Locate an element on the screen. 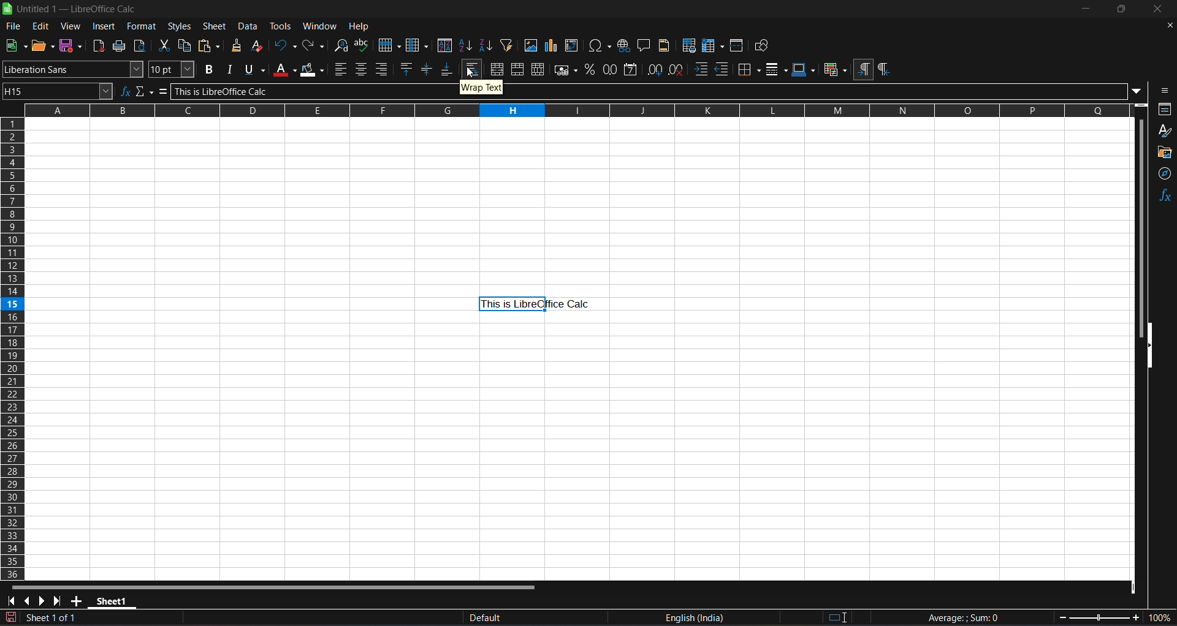 The height and width of the screenshot is (626, 1177). format is located at coordinates (142, 26).